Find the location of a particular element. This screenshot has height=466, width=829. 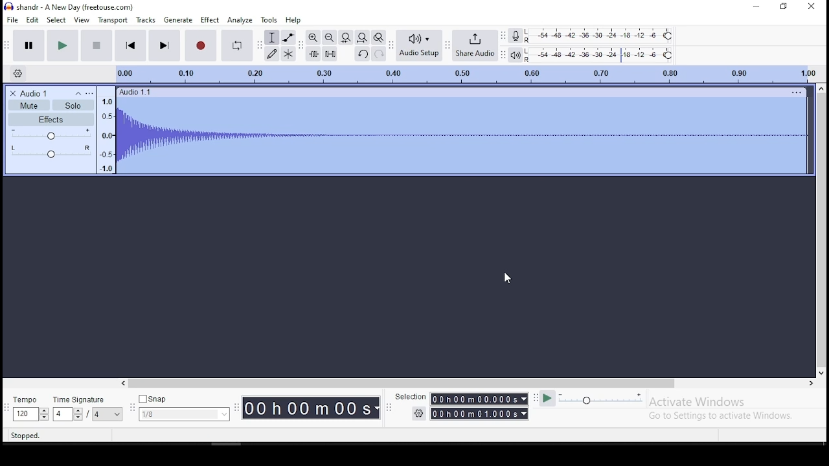

redo is located at coordinates (380, 54).